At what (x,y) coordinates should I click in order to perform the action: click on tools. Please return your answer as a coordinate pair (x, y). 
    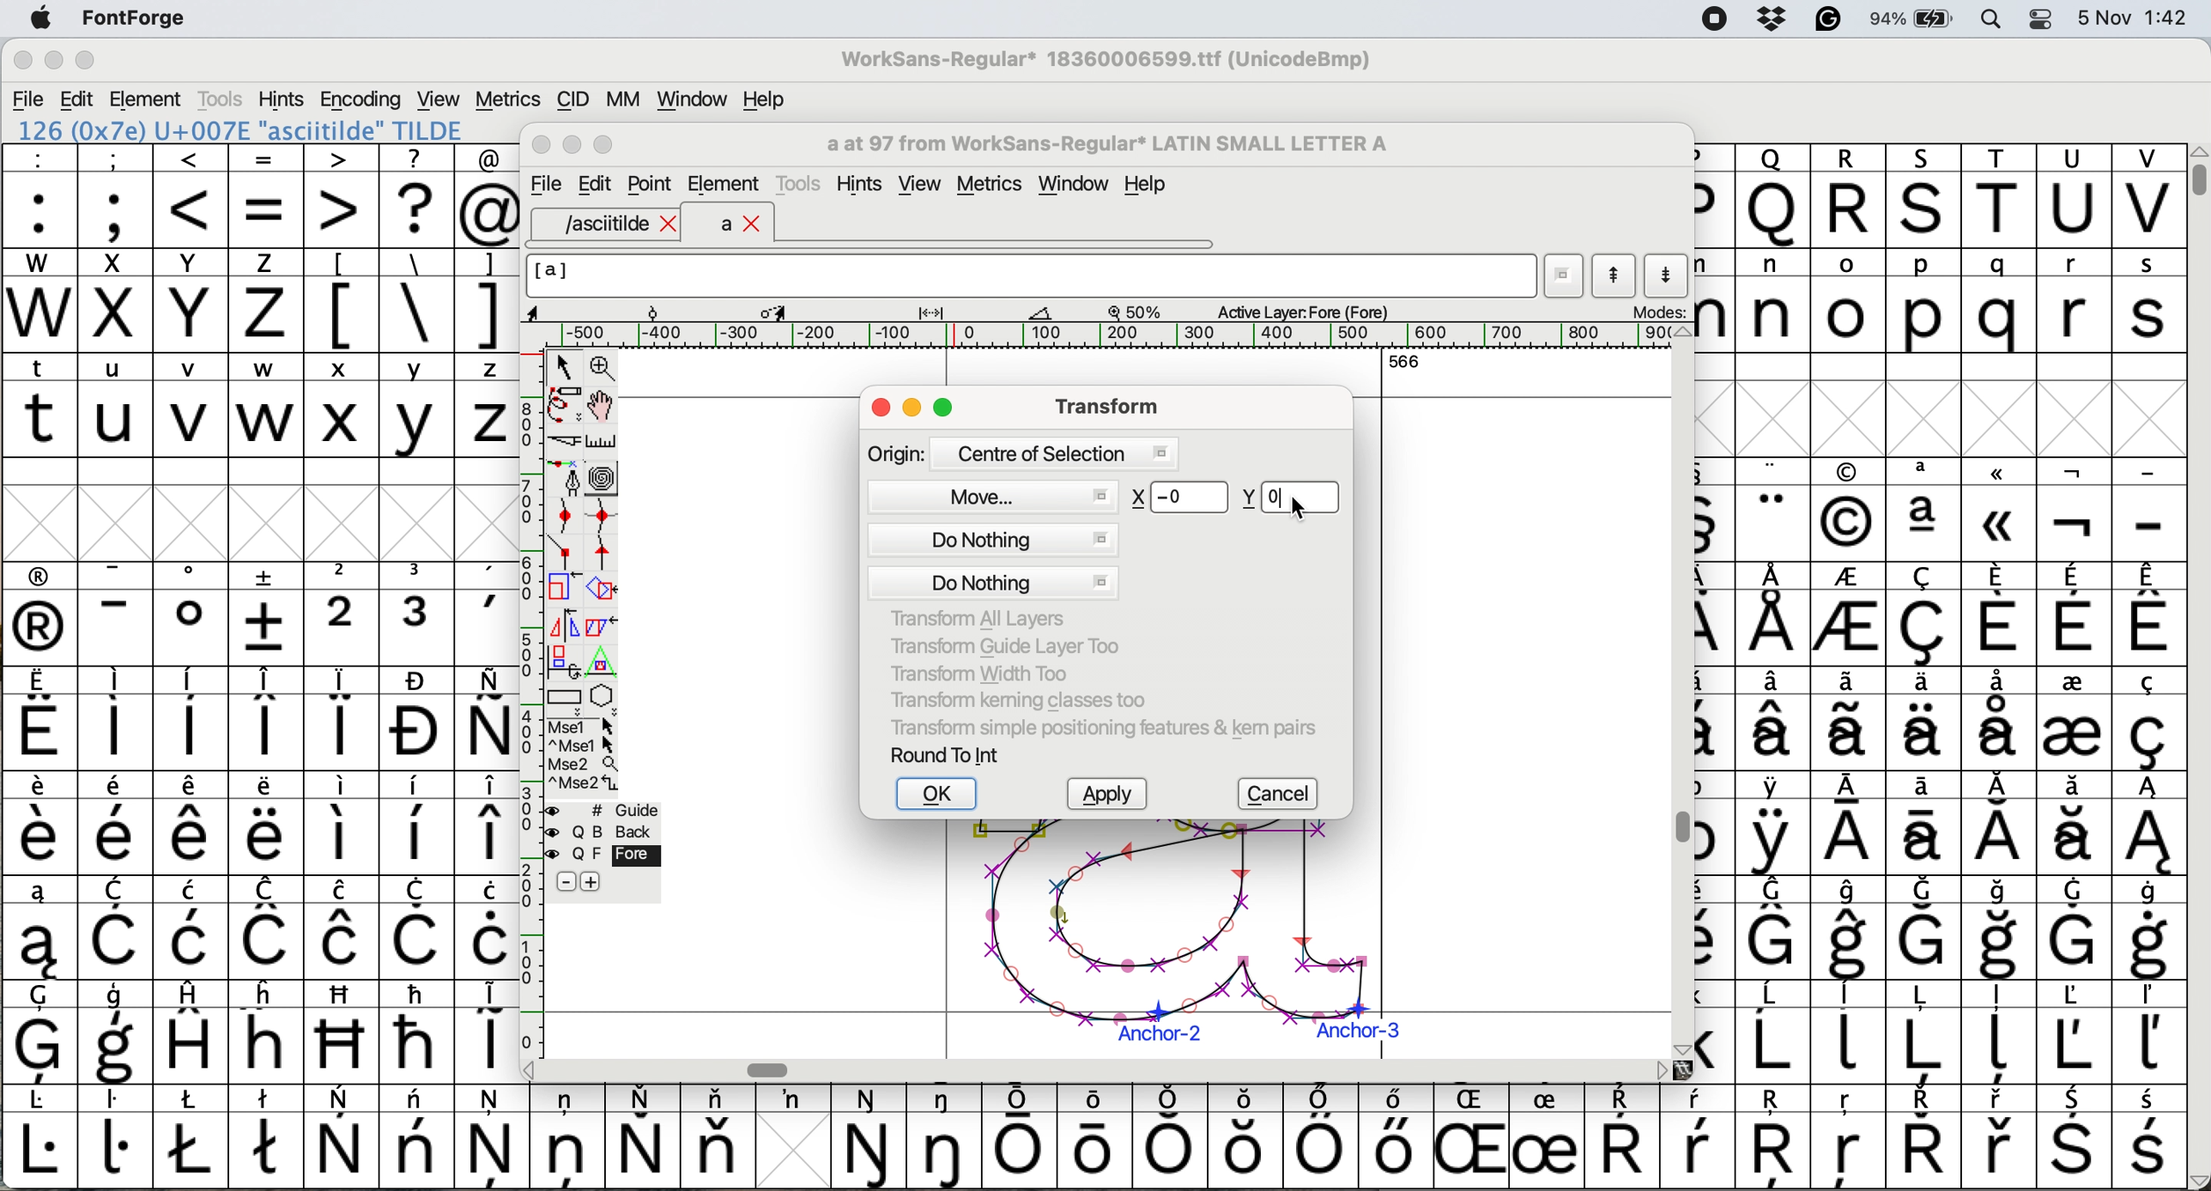
    Looking at the image, I should click on (802, 181).